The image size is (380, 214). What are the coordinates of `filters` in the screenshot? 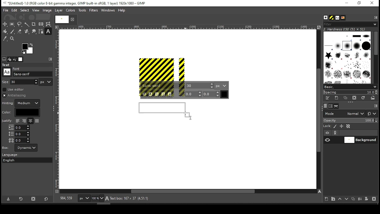 It's located at (94, 10).